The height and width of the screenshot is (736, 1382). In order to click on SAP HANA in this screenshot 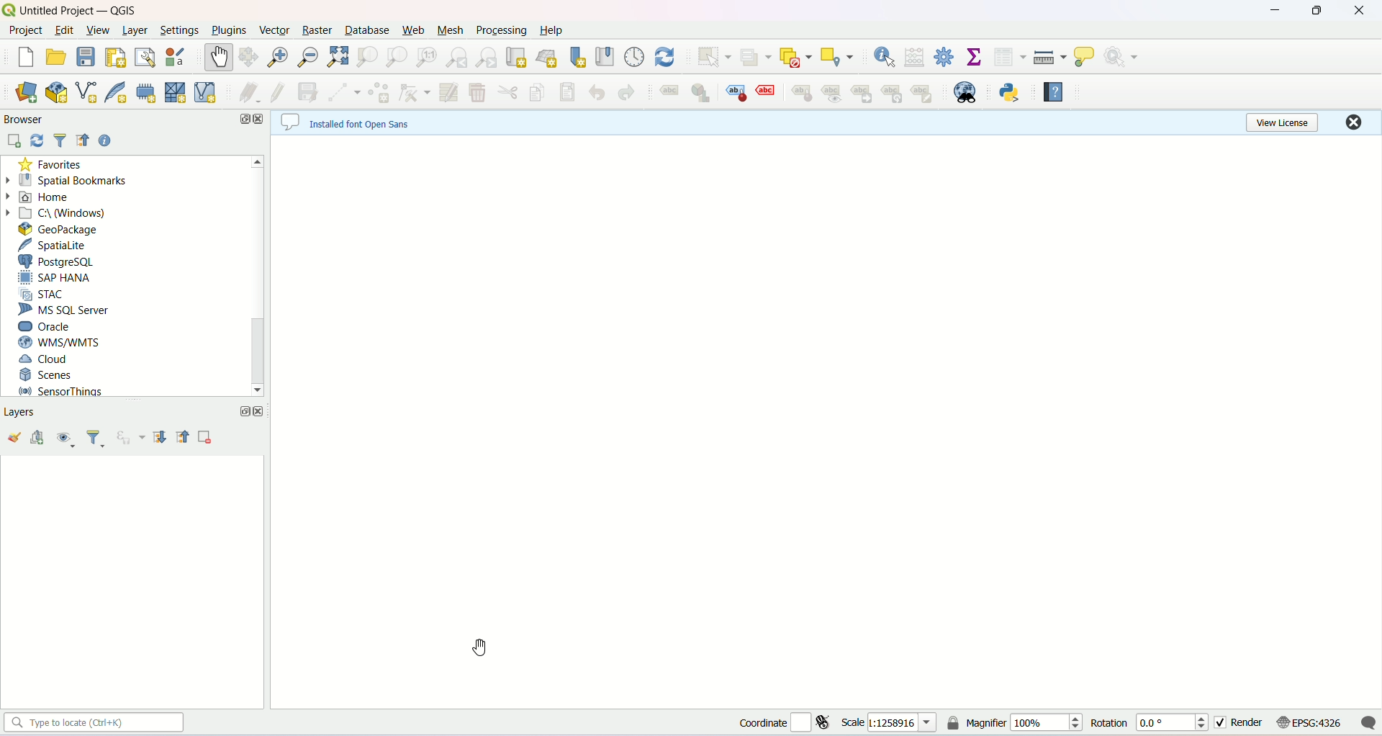, I will do `click(55, 278)`.